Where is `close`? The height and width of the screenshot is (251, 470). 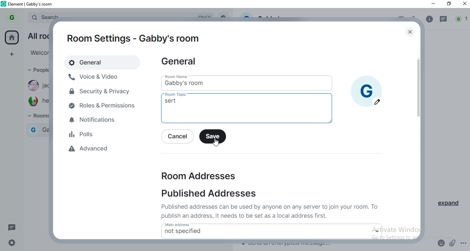
close is located at coordinates (463, 5).